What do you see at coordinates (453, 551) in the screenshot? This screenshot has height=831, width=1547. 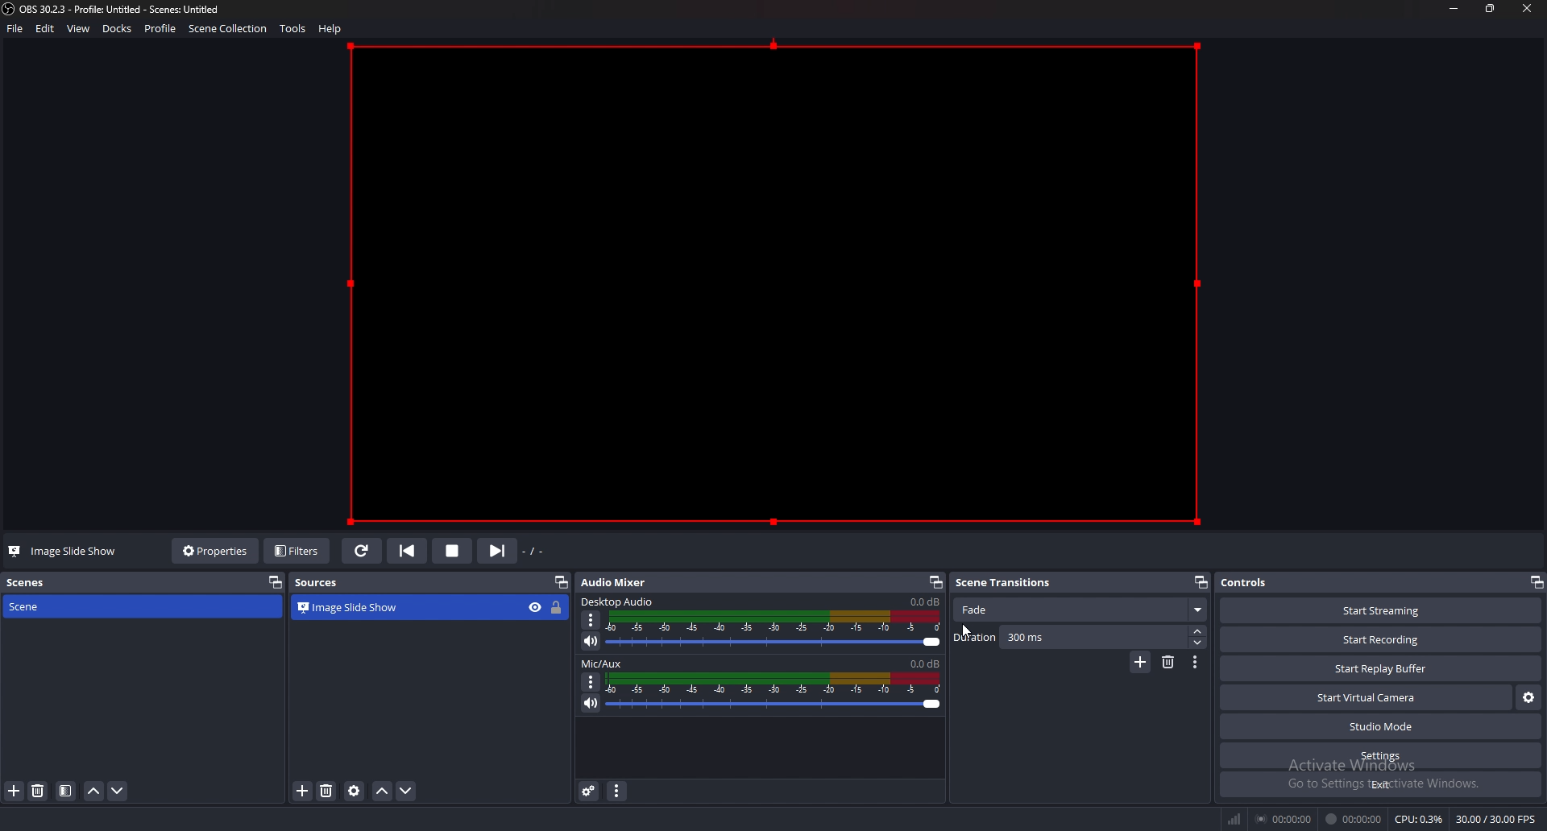 I see `stop` at bounding box center [453, 551].